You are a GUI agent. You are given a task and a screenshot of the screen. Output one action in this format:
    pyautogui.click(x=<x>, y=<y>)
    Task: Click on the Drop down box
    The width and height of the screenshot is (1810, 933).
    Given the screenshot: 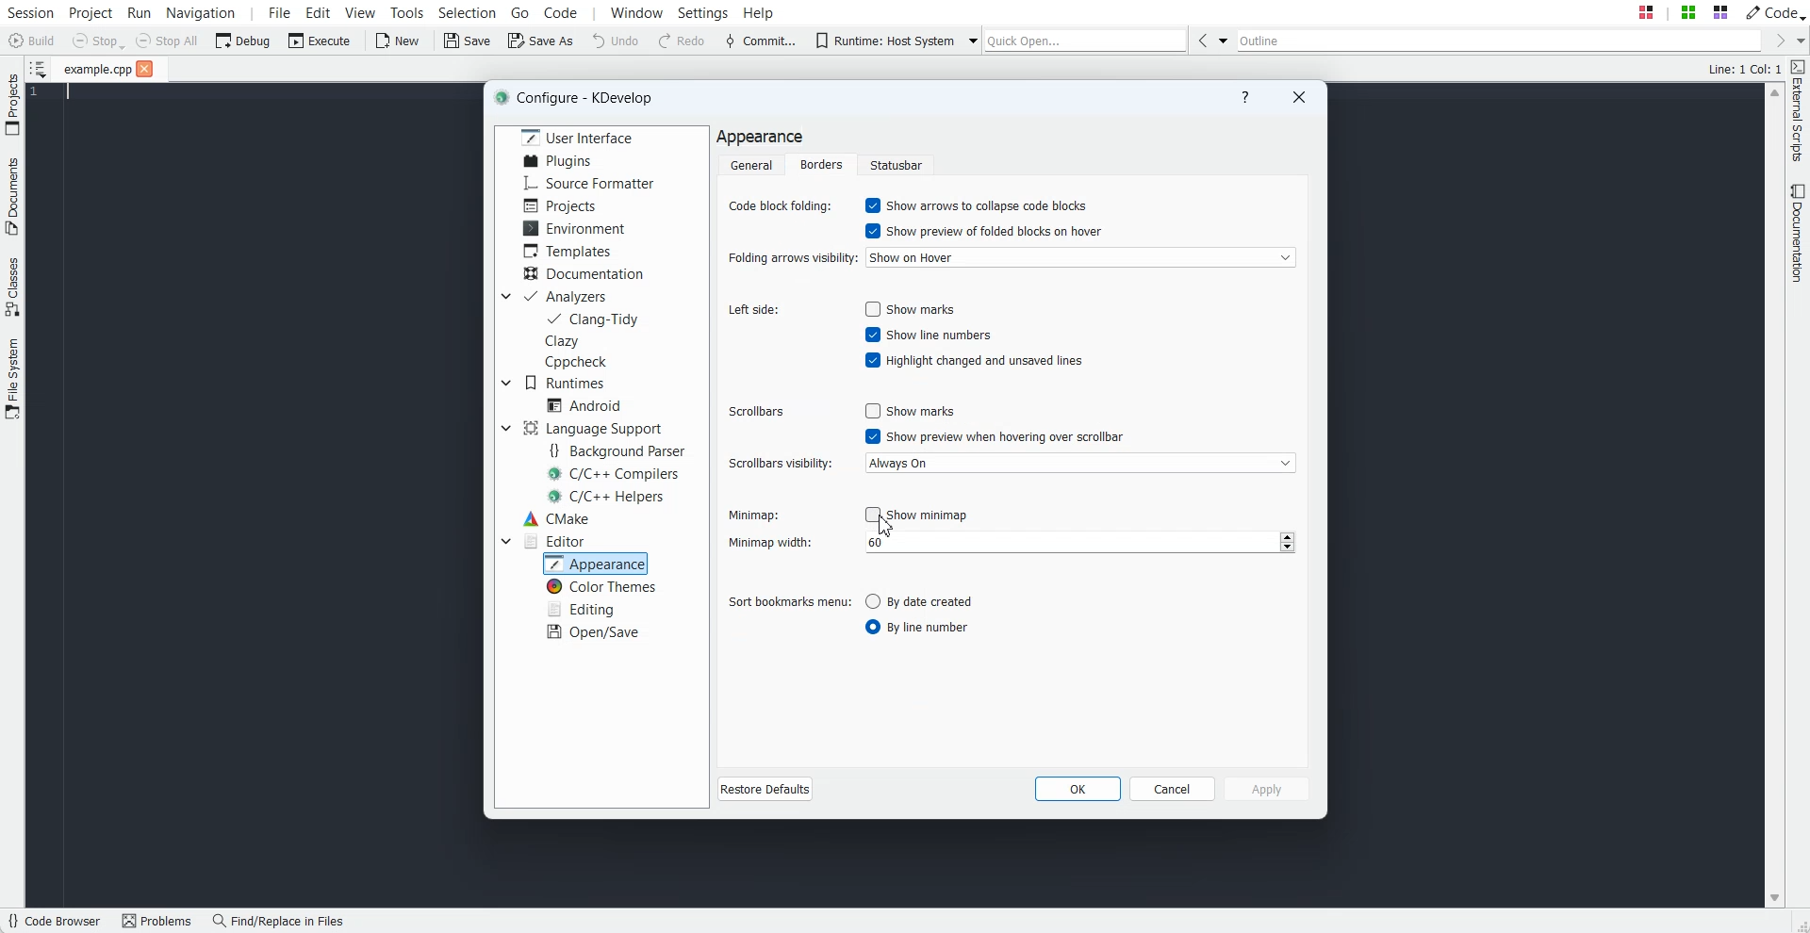 What is the action you would take?
    pyautogui.click(x=505, y=541)
    